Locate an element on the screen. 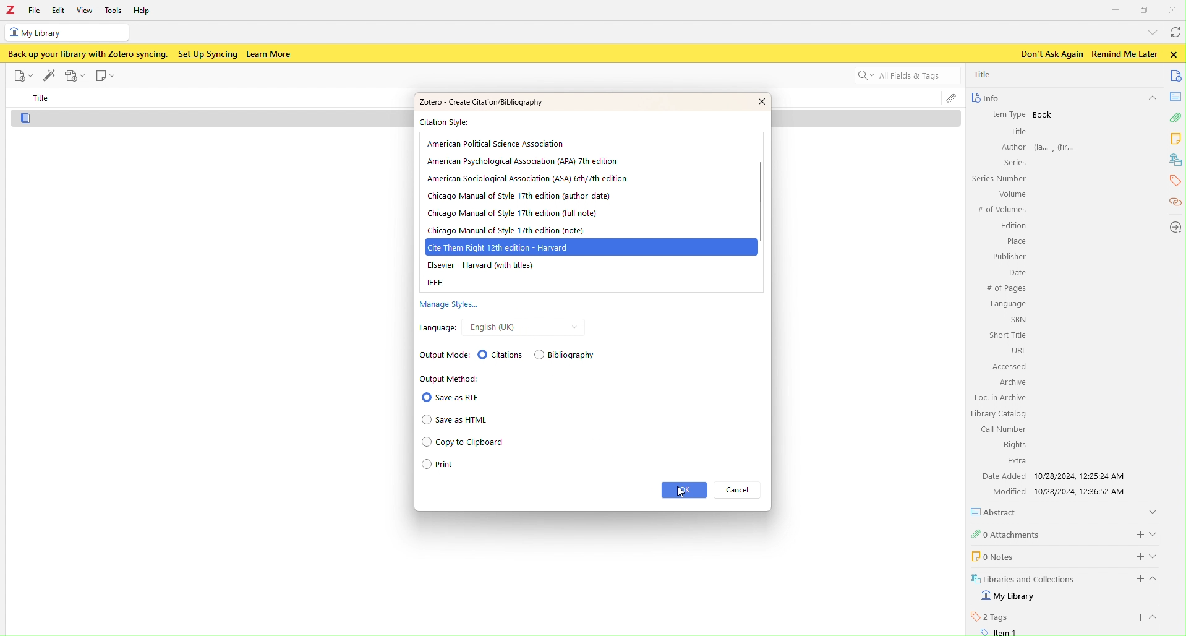  10/28/2024, 12:25:24 AM is located at coordinates (1083, 476).